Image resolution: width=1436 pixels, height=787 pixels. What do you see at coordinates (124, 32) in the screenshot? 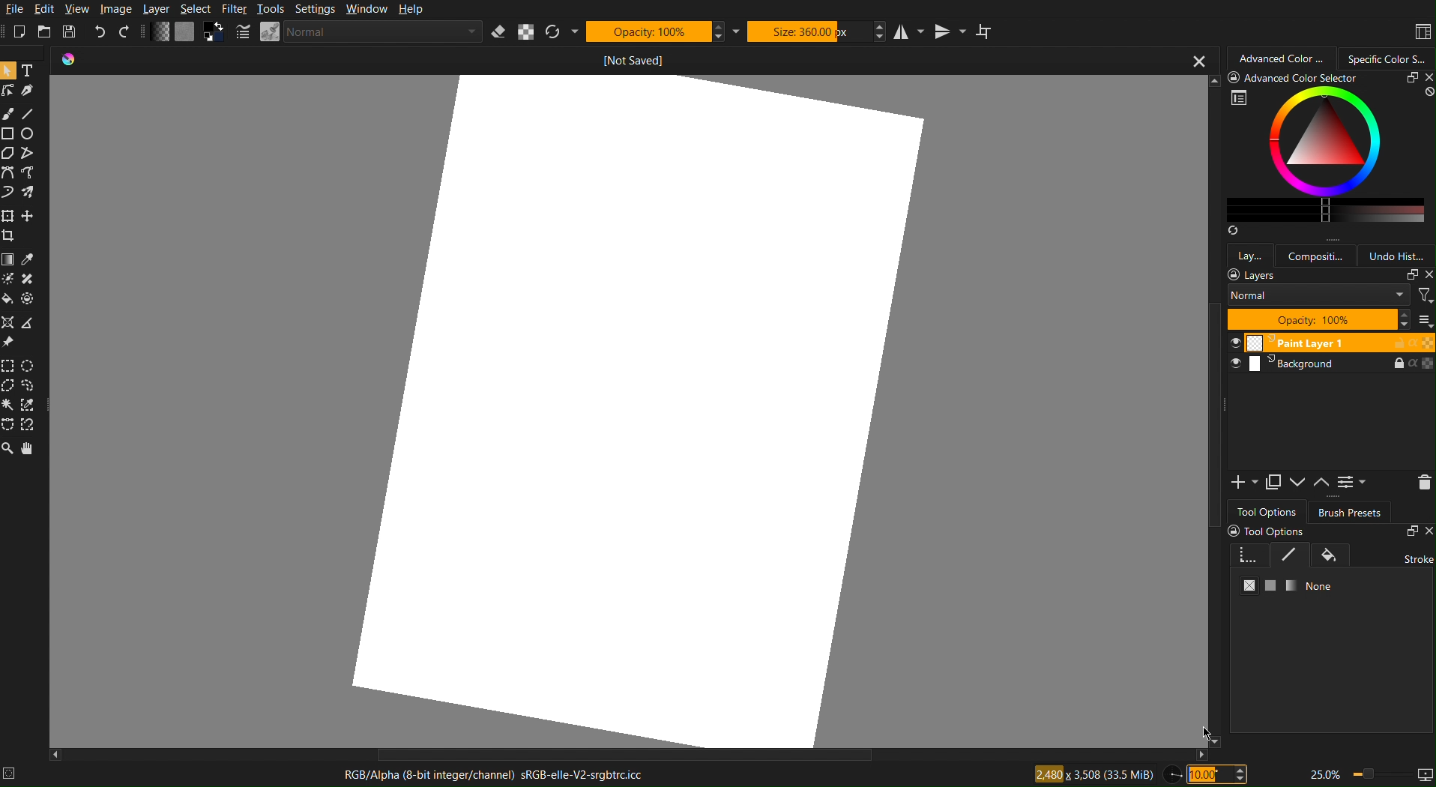
I see `Redo` at bounding box center [124, 32].